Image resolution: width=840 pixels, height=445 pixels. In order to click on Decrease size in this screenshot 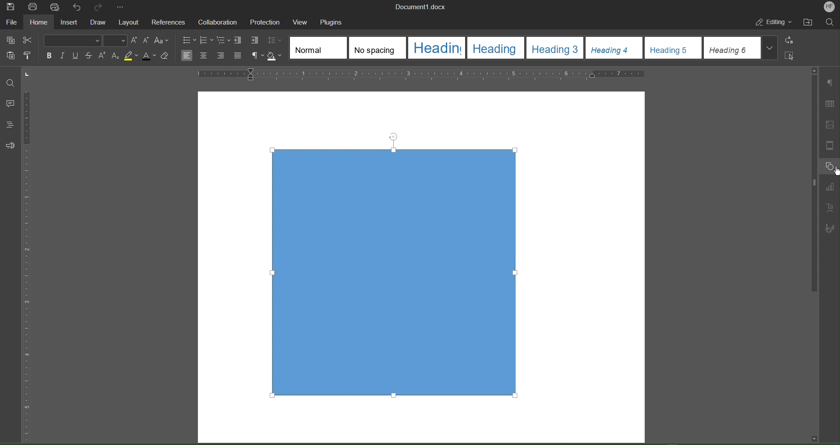, I will do `click(147, 41)`.